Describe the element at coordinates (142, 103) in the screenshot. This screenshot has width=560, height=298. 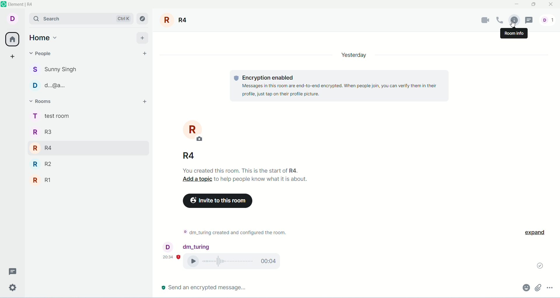
I see `add` at that location.